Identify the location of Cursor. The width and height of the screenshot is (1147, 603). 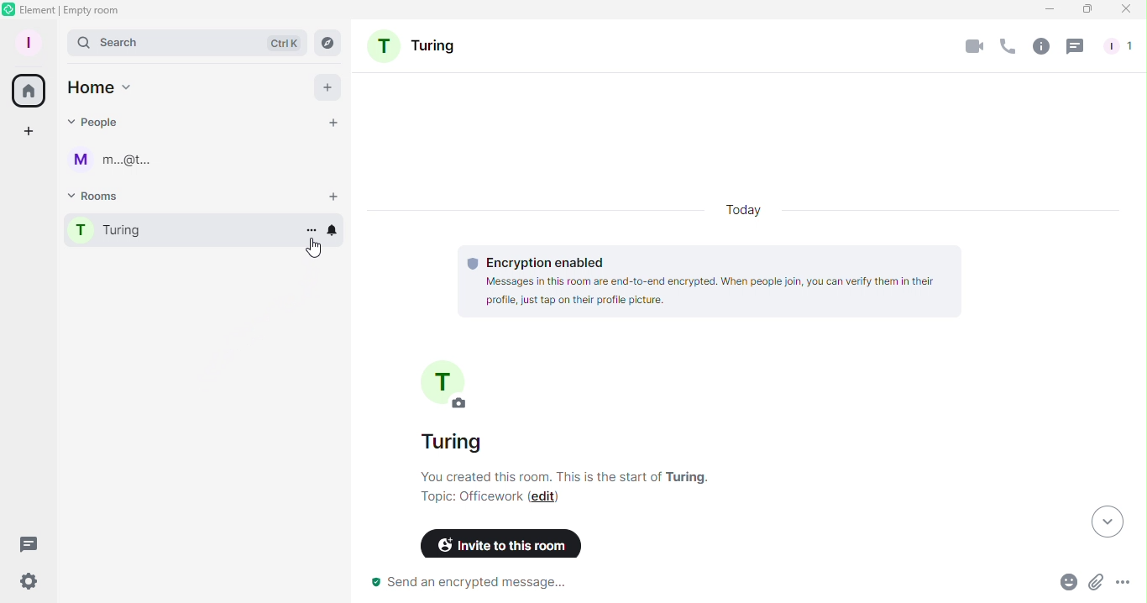
(312, 247).